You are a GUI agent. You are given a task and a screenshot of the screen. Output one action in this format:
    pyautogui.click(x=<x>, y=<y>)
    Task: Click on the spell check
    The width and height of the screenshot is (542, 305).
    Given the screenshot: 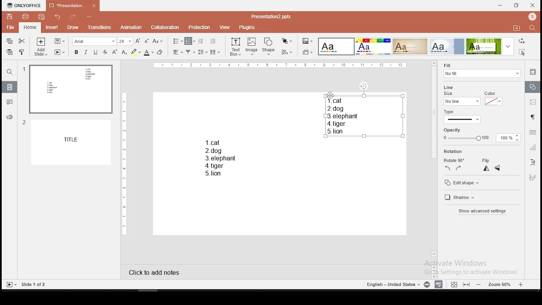 What is the action you would take?
    pyautogui.click(x=439, y=284)
    